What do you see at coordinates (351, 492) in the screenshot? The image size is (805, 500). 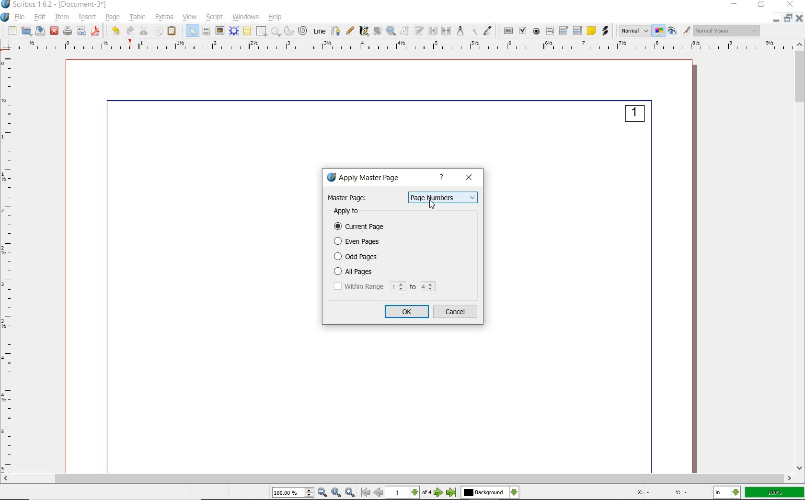 I see `zoom in` at bounding box center [351, 492].